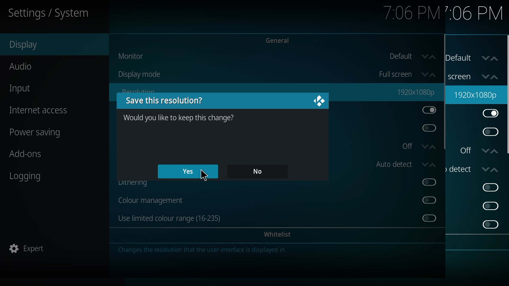 The image size is (509, 286). Describe the element at coordinates (476, 94) in the screenshot. I see `1920*1080p` at that location.